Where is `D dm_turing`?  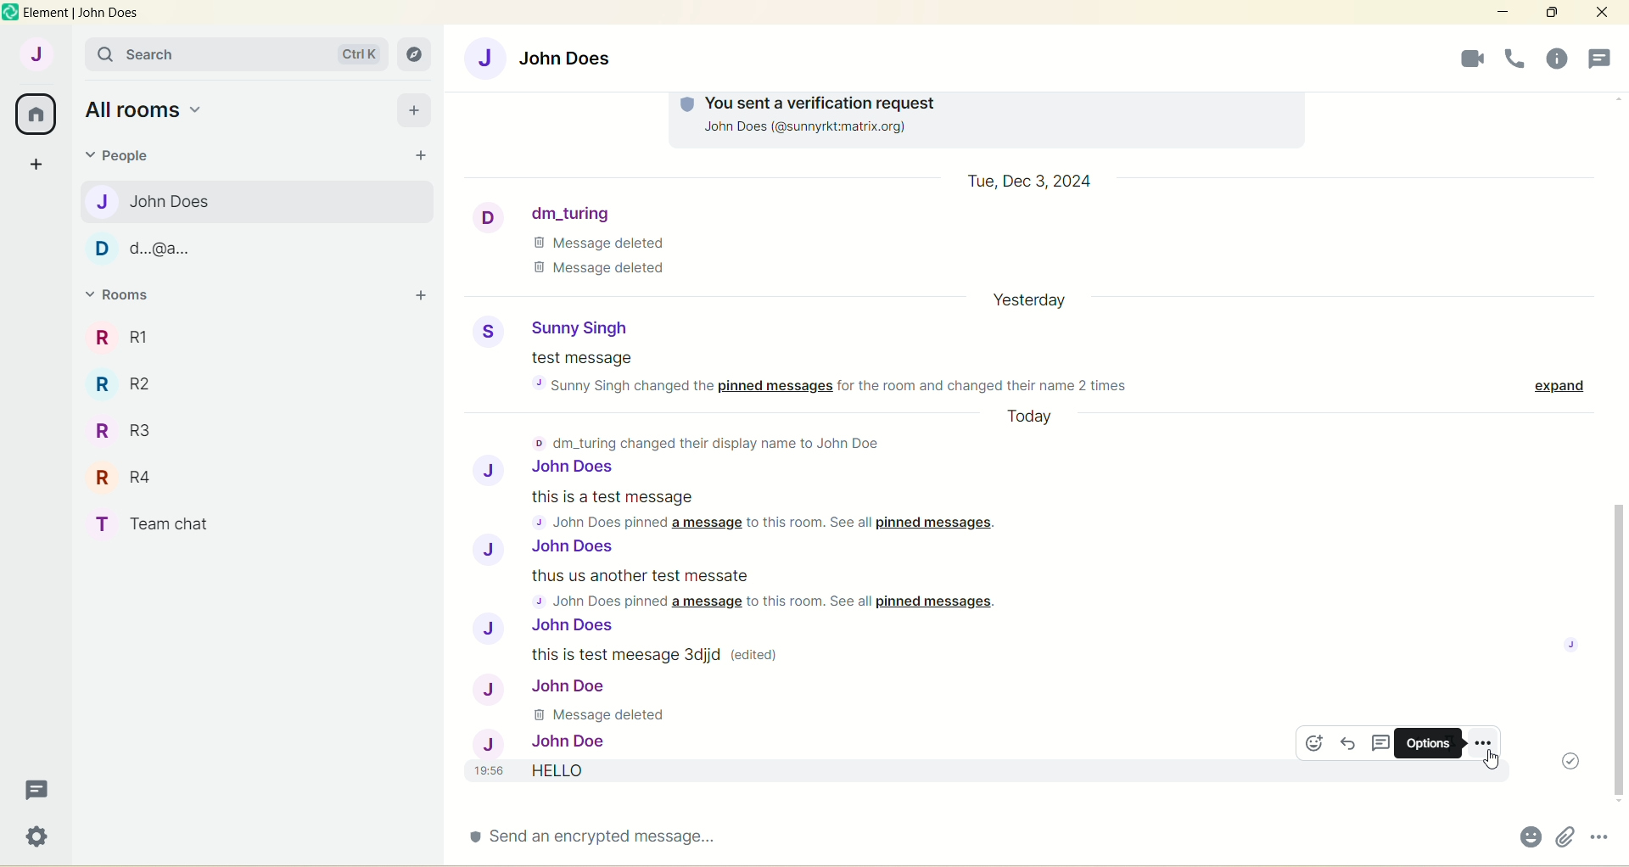 D dm_turing is located at coordinates (602, 212).